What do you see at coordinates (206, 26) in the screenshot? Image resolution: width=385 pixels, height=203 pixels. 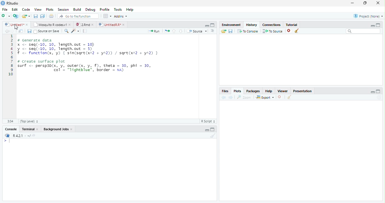 I see `Minimize` at bounding box center [206, 26].